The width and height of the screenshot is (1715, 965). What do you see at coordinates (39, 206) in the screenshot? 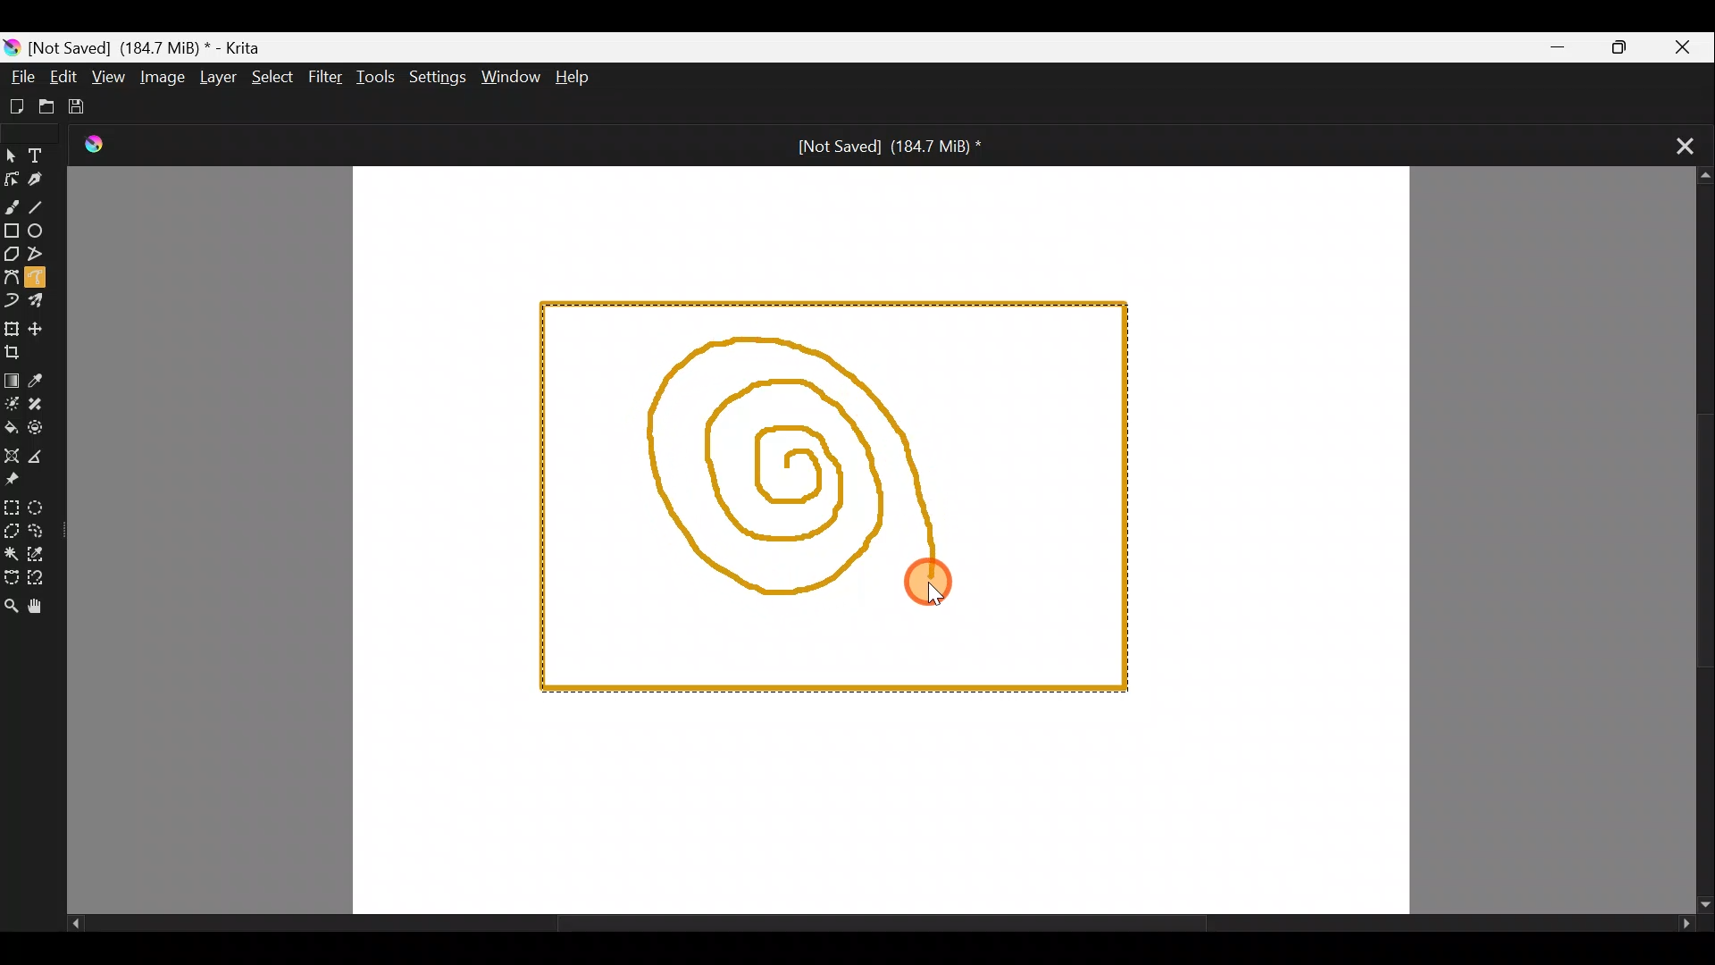
I see `Line tool` at bounding box center [39, 206].